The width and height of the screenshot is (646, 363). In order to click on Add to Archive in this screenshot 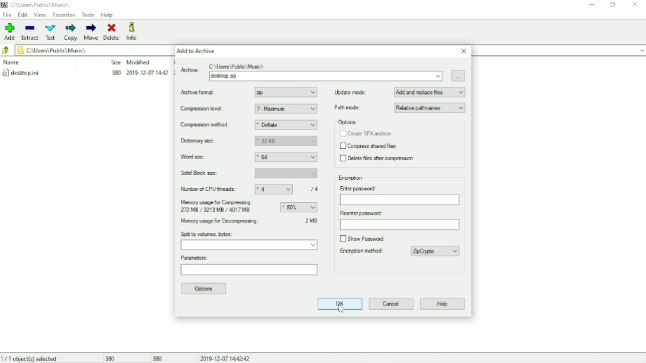, I will do `click(196, 51)`.